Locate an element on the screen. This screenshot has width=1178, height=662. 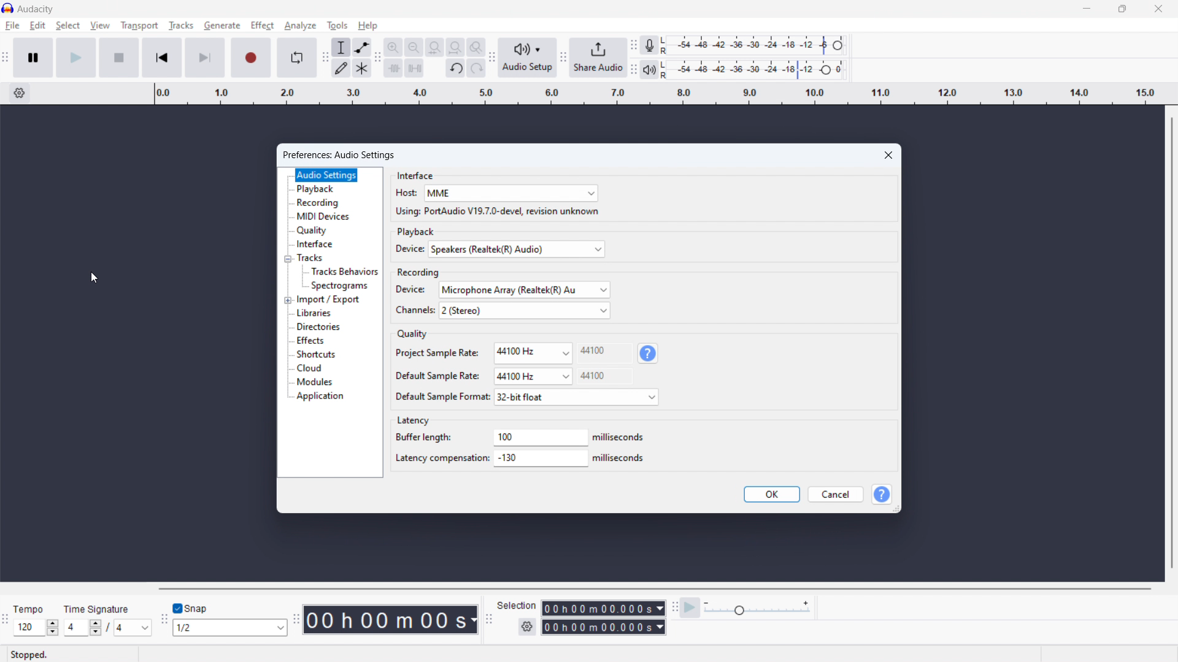
application is located at coordinates (320, 397).